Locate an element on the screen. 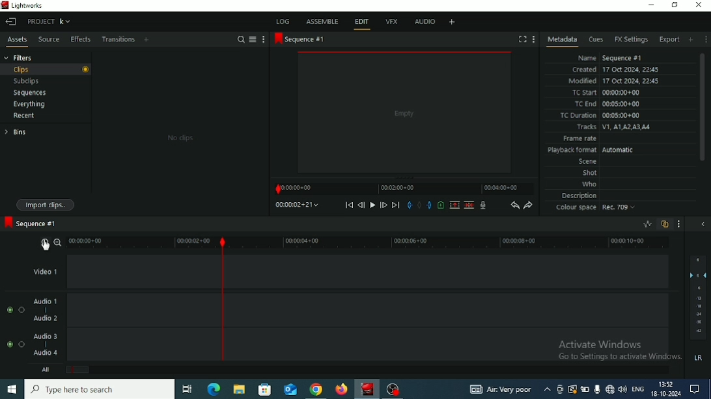  Import clips is located at coordinates (47, 205).